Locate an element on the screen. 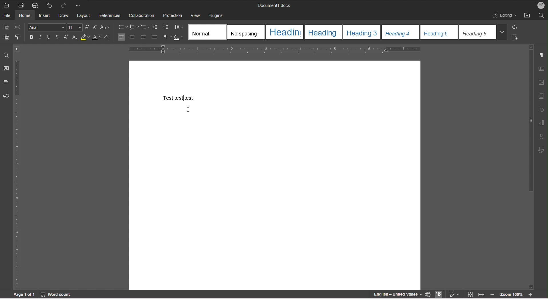 The width and height of the screenshot is (548, 299). Normal is located at coordinates (208, 32).